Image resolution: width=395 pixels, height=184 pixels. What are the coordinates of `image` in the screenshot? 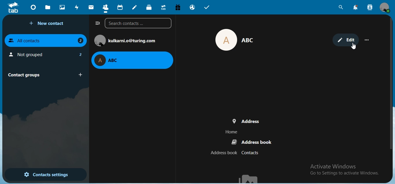 It's located at (250, 178).